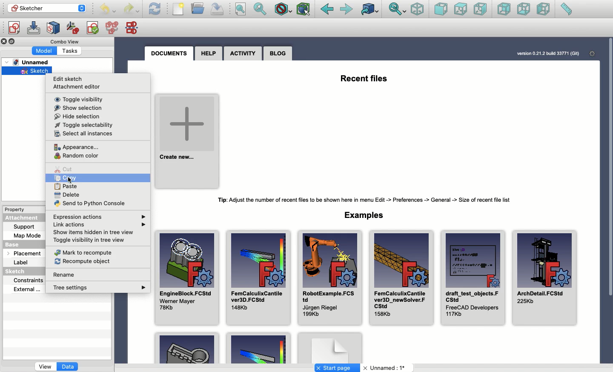  Describe the element at coordinates (504, 9) in the screenshot. I see `Rear` at that location.